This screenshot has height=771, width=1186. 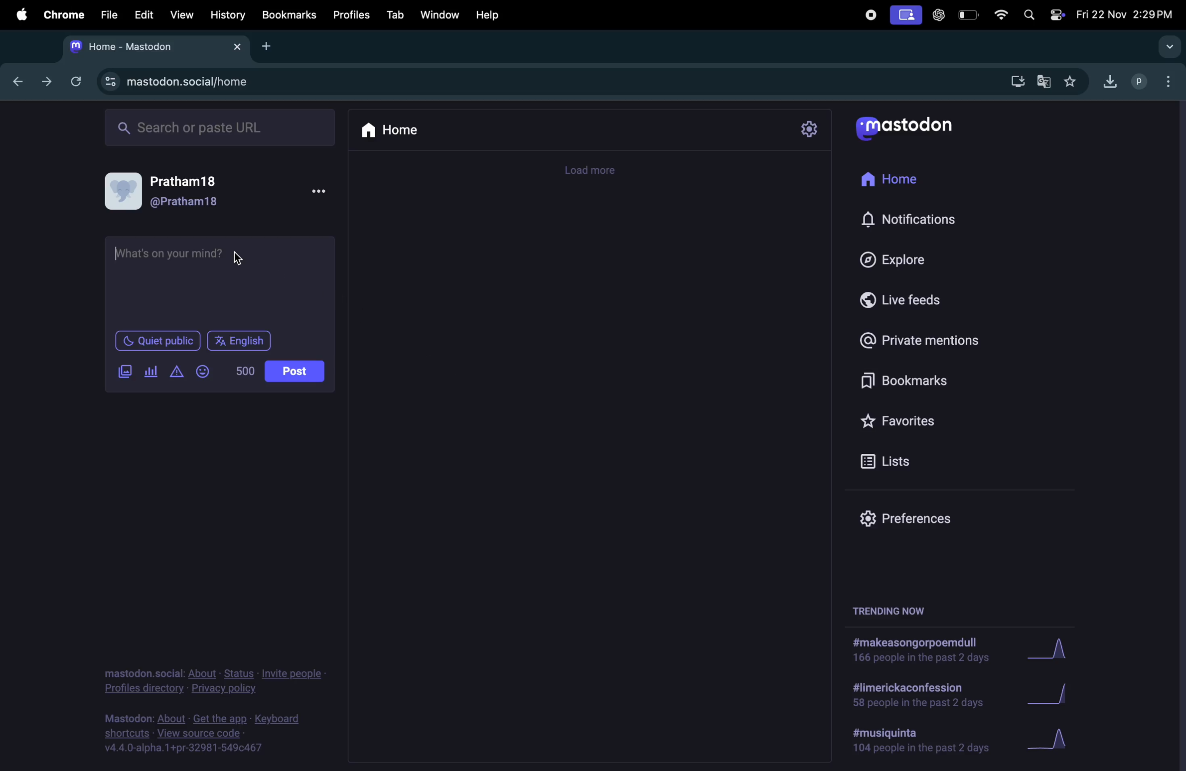 What do you see at coordinates (393, 14) in the screenshot?
I see `tab` at bounding box center [393, 14].